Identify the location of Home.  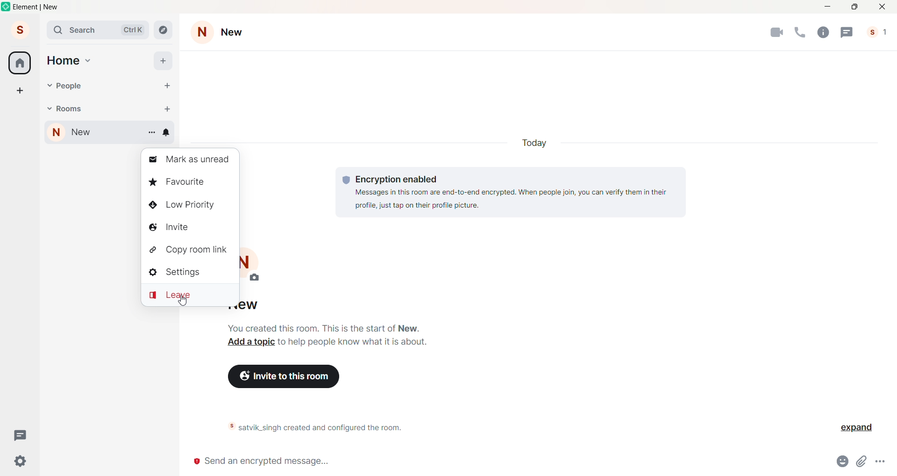
(20, 63).